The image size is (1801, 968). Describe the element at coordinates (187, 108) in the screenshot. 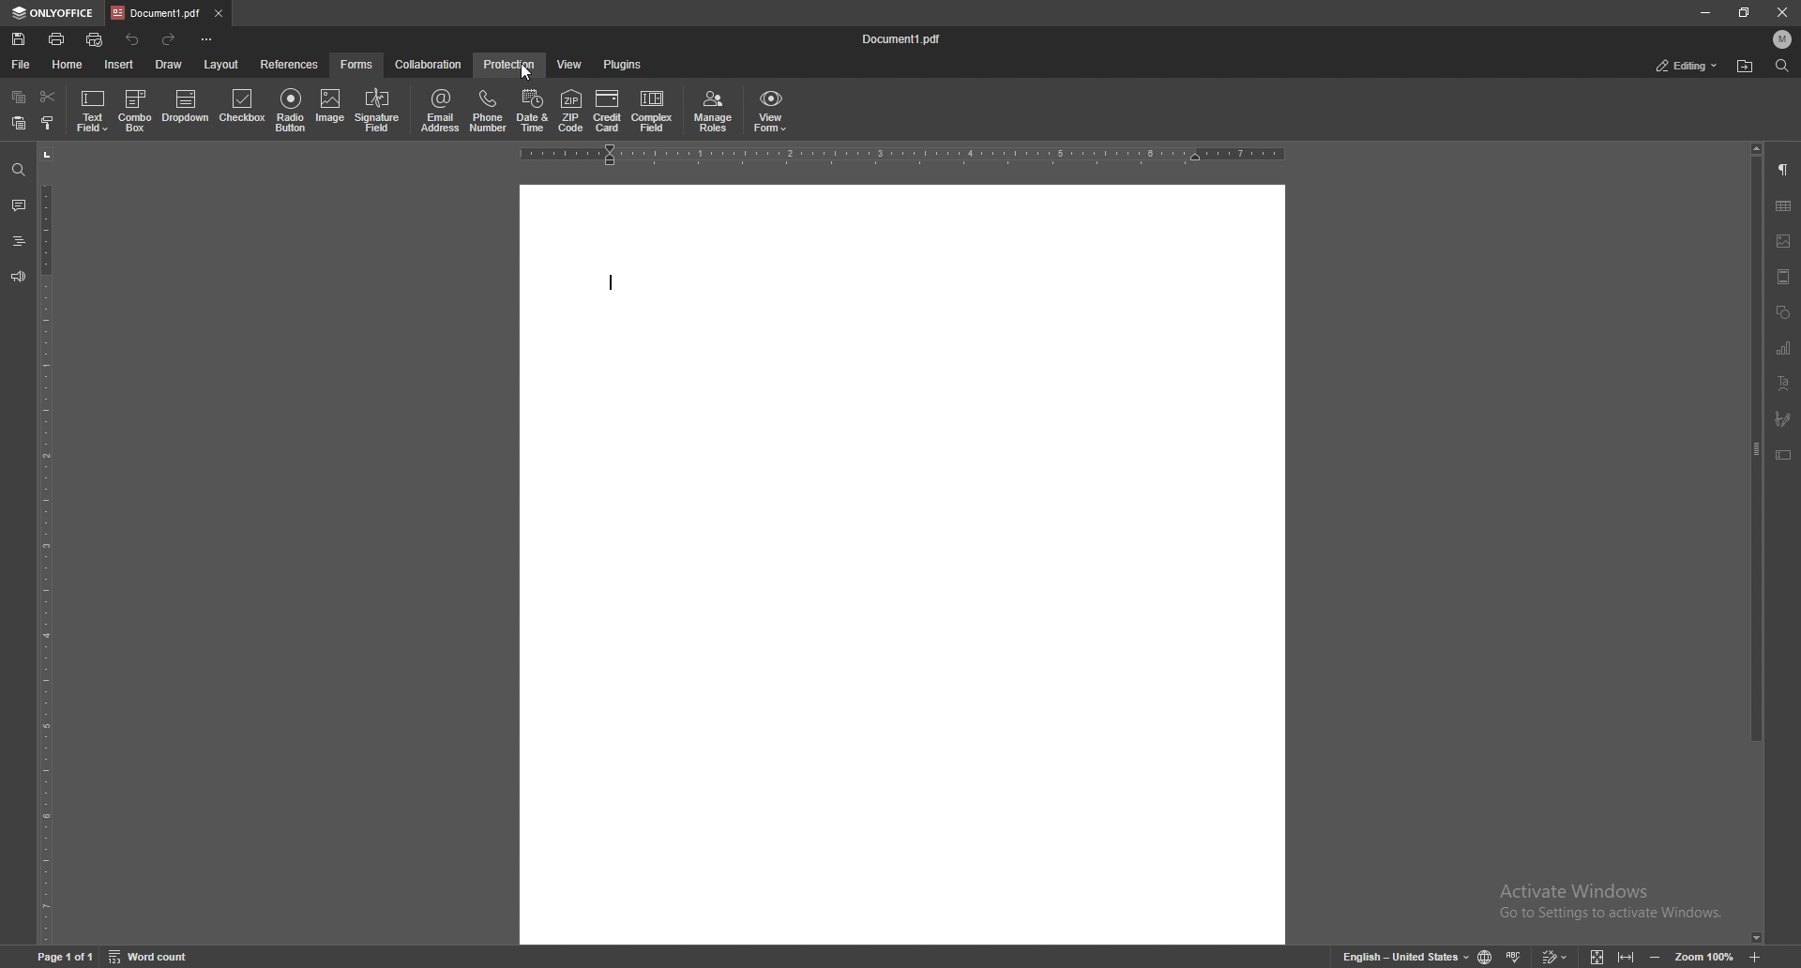

I see `dropdown` at that location.